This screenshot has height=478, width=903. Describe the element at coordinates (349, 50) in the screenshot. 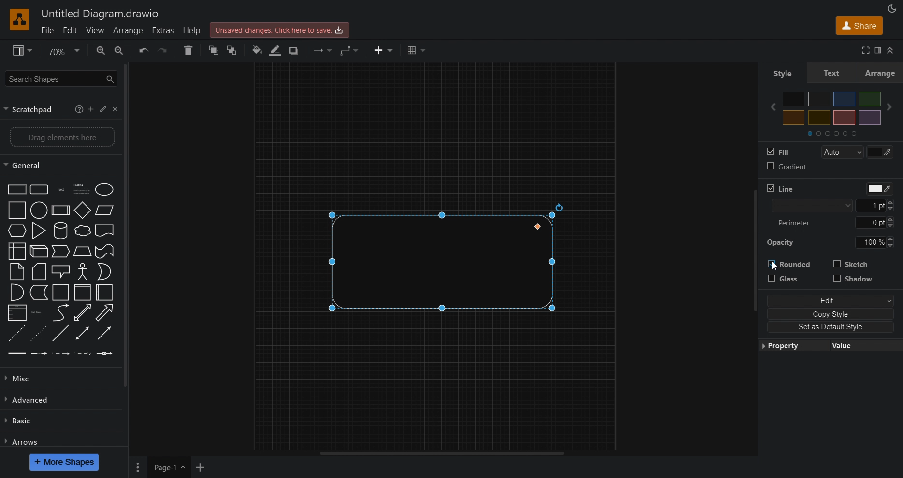

I see `Waypoints` at that location.